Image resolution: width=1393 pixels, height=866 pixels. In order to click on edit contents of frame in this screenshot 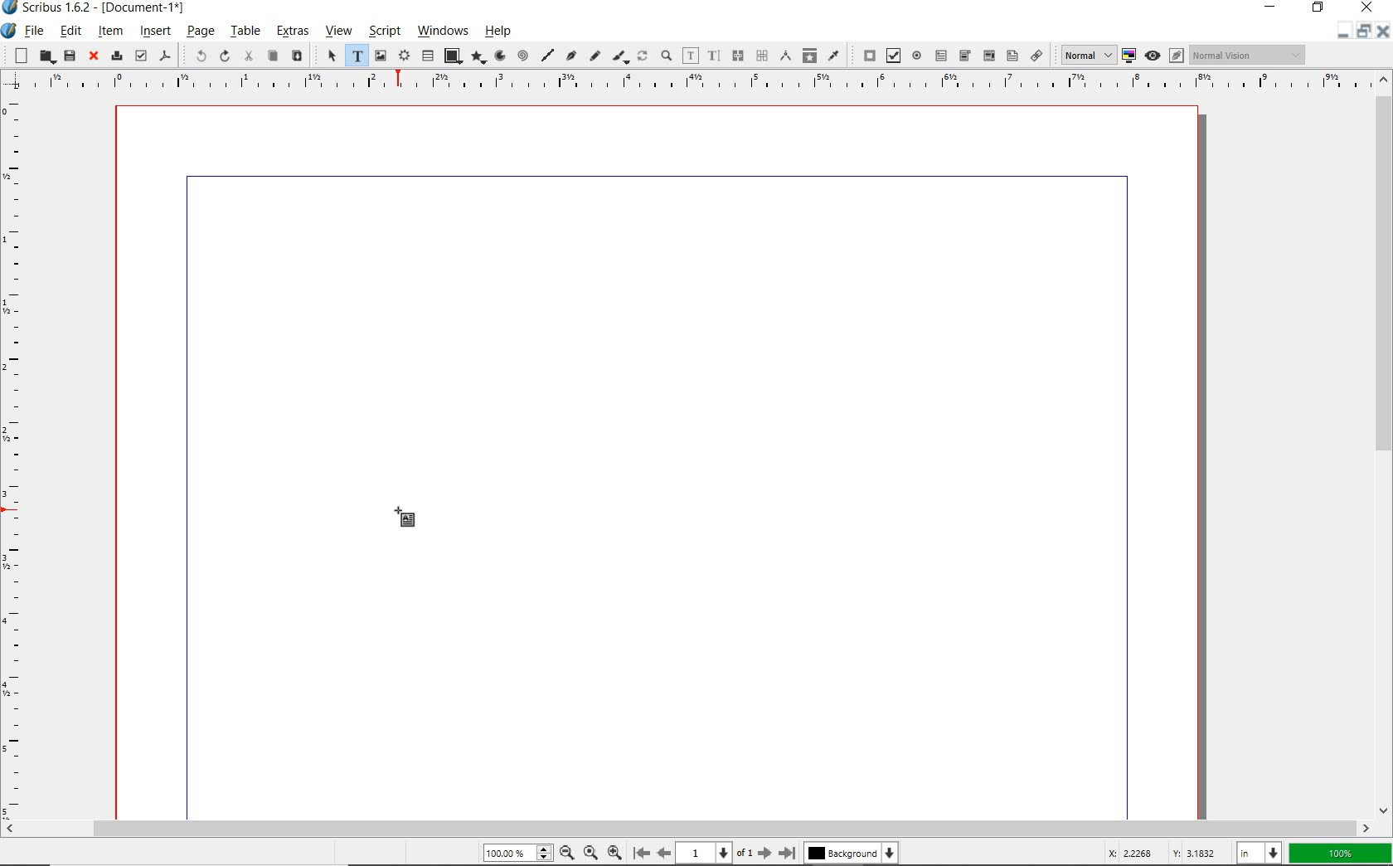, I will do `click(691, 56)`.